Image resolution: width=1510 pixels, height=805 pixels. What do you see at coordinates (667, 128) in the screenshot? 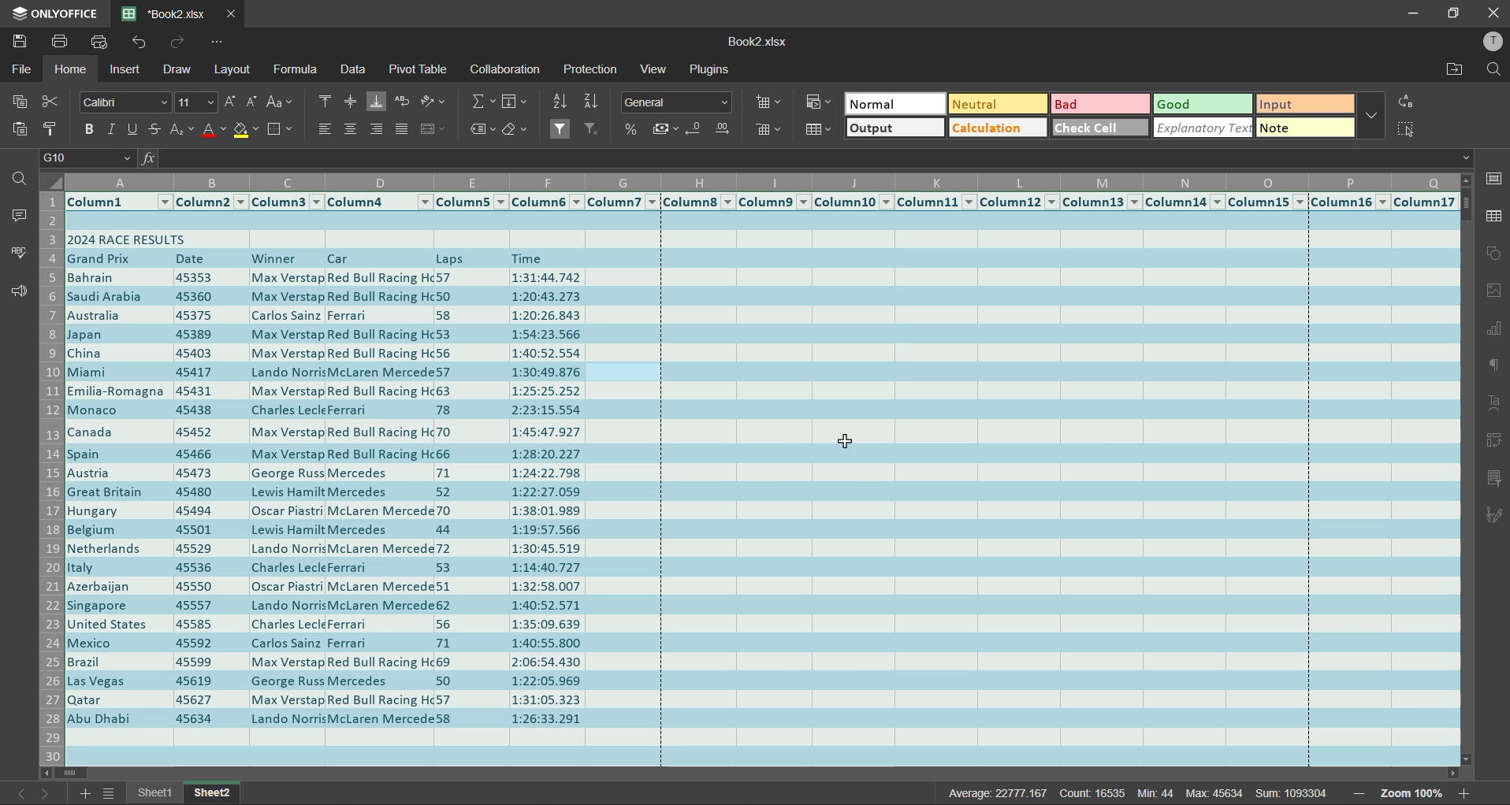
I see `accounting` at bounding box center [667, 128].